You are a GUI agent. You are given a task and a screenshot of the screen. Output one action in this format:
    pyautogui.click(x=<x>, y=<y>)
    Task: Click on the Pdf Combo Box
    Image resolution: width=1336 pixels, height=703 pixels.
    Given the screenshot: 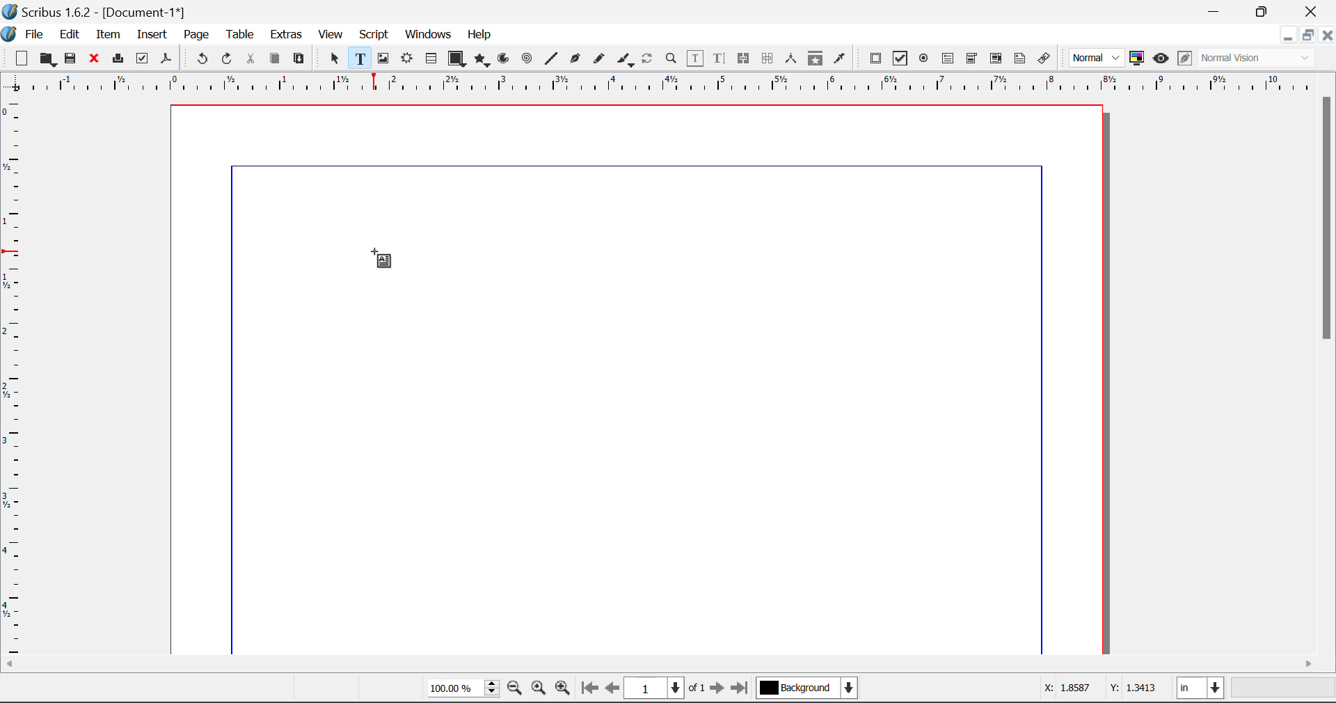 What is the action you would take?
    pyautogui.click(x=972, y=57)
    